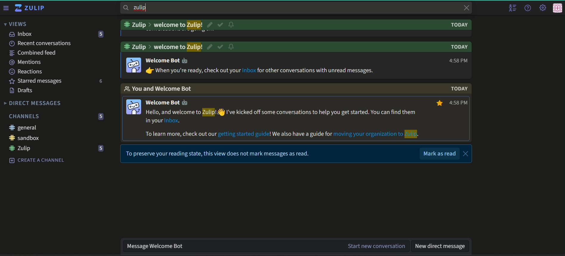 The width and height of the screenshot is (565, 256). I want to click on main menu, so click(543, 7).